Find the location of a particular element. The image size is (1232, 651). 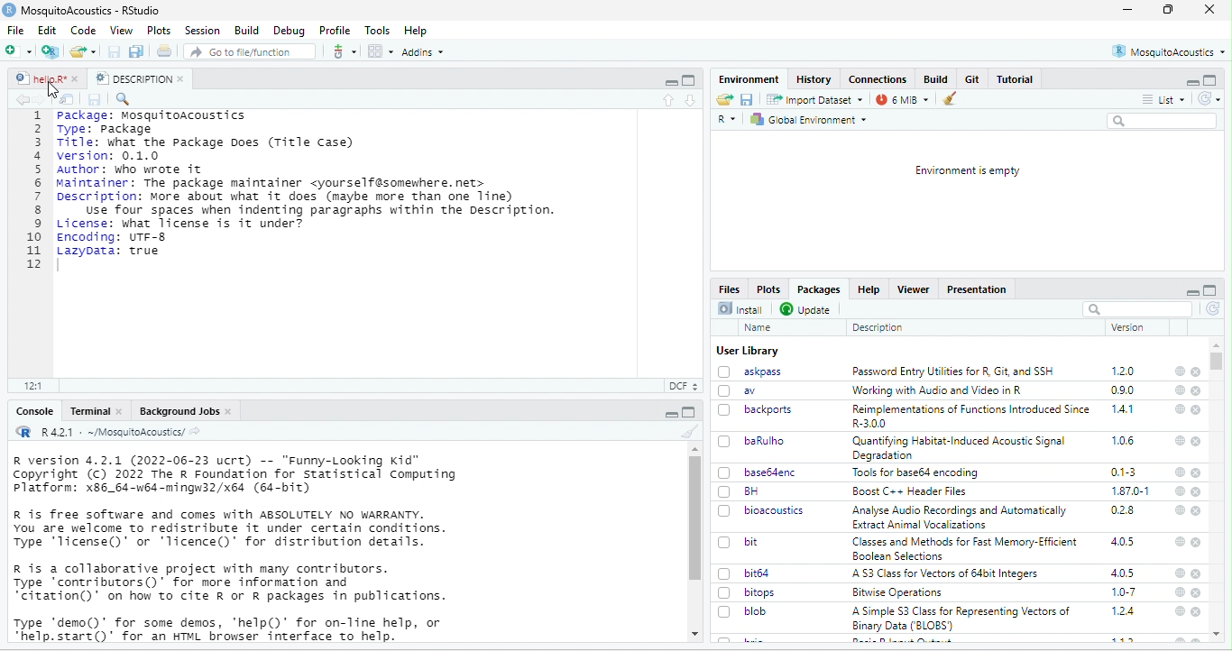

R is located at coordinates (727, 121).